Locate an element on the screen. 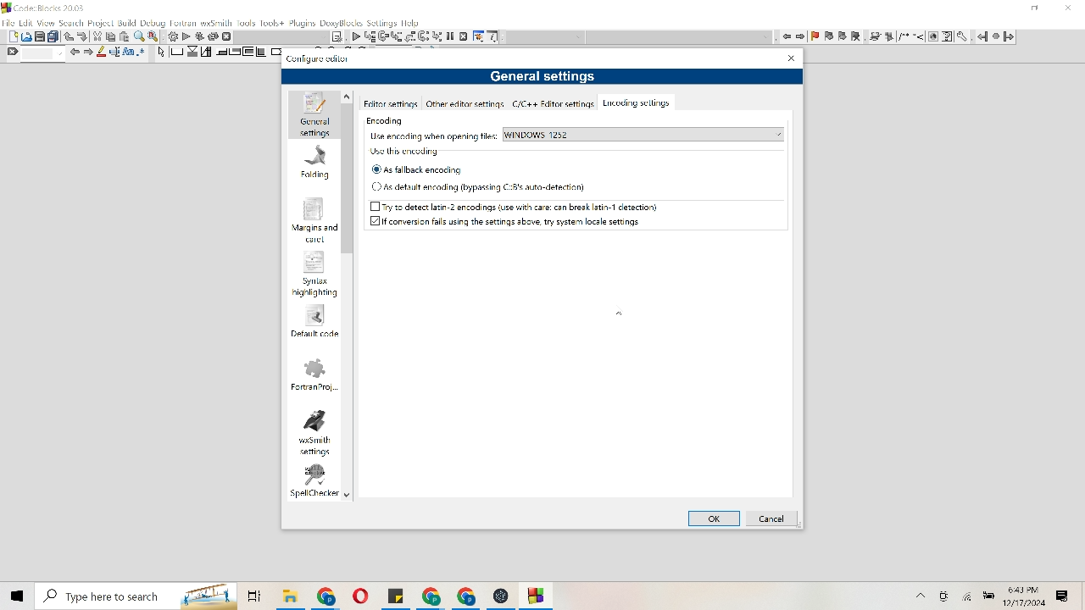  Plugins is located at coordinates (302, 23).